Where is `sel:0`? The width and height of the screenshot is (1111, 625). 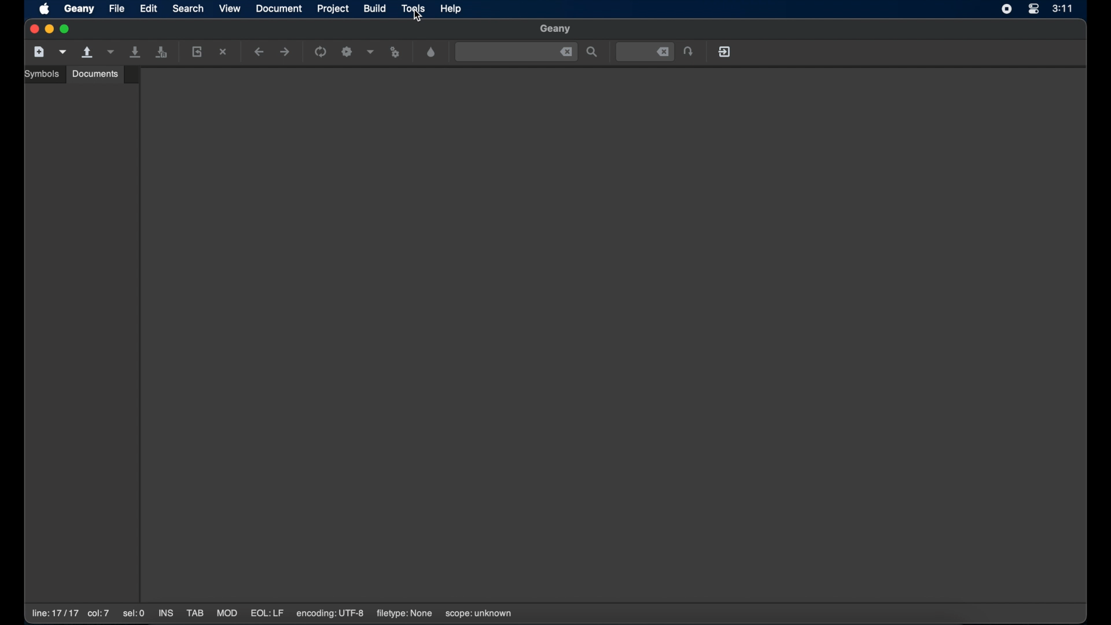
sel:0 is located at coordinates (135, 614).